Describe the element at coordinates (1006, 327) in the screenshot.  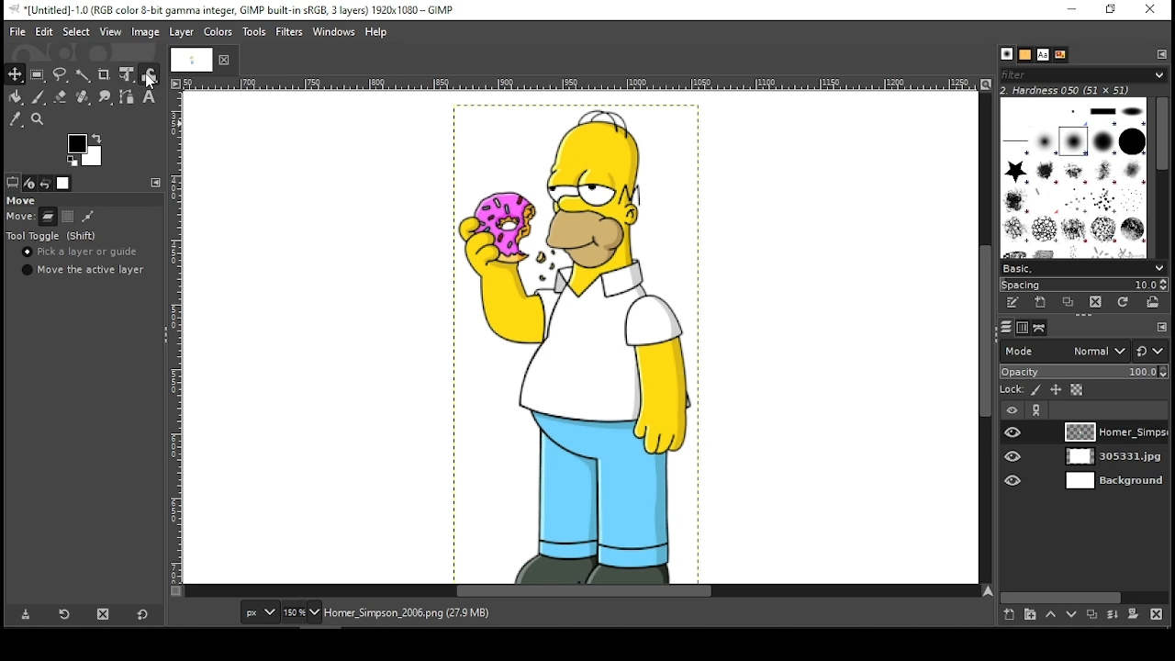
I see `layers` at that location.